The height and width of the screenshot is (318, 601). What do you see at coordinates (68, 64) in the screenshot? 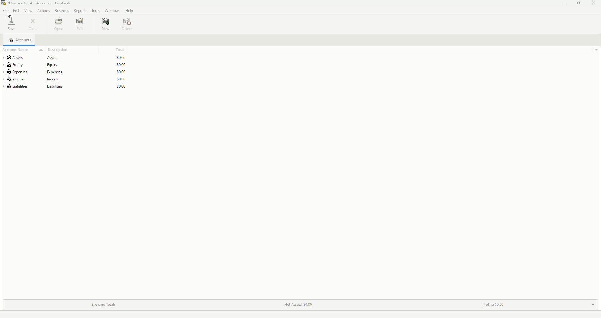
I see `Equity` at bounding box center [68, 64].